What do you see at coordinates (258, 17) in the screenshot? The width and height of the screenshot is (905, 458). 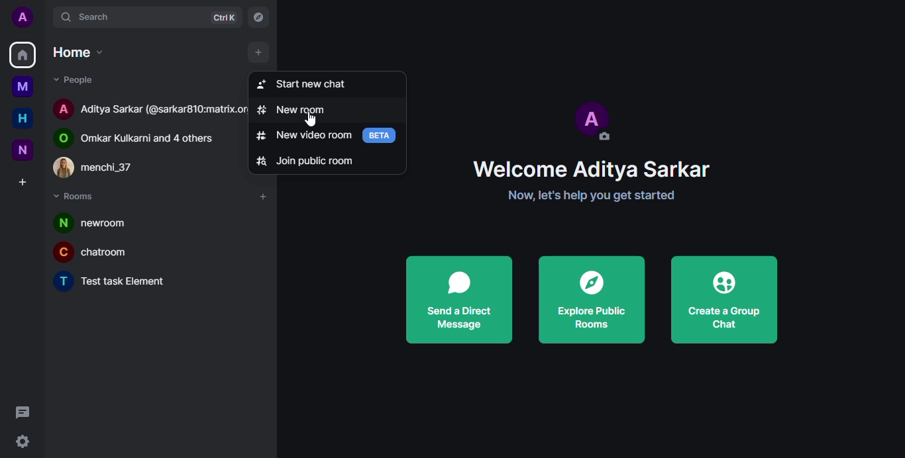 I see `explore rooms` at bounding box center [258, 17].